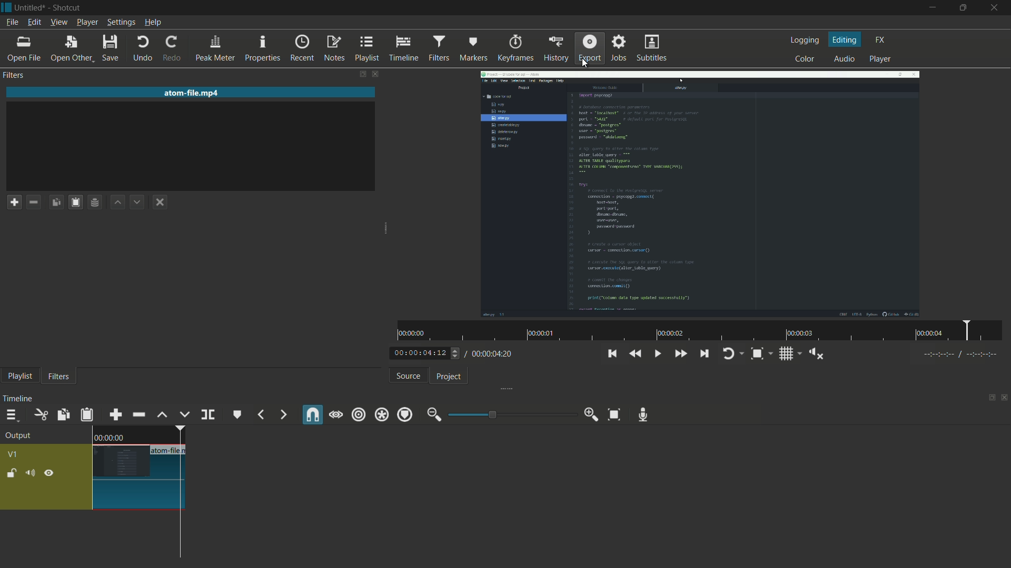 The height and width of the screenshot is (568, 1011). What do you see at coordinates (29, 474) in the screenshot?
I see `mute` at bounding box center [29, 474].